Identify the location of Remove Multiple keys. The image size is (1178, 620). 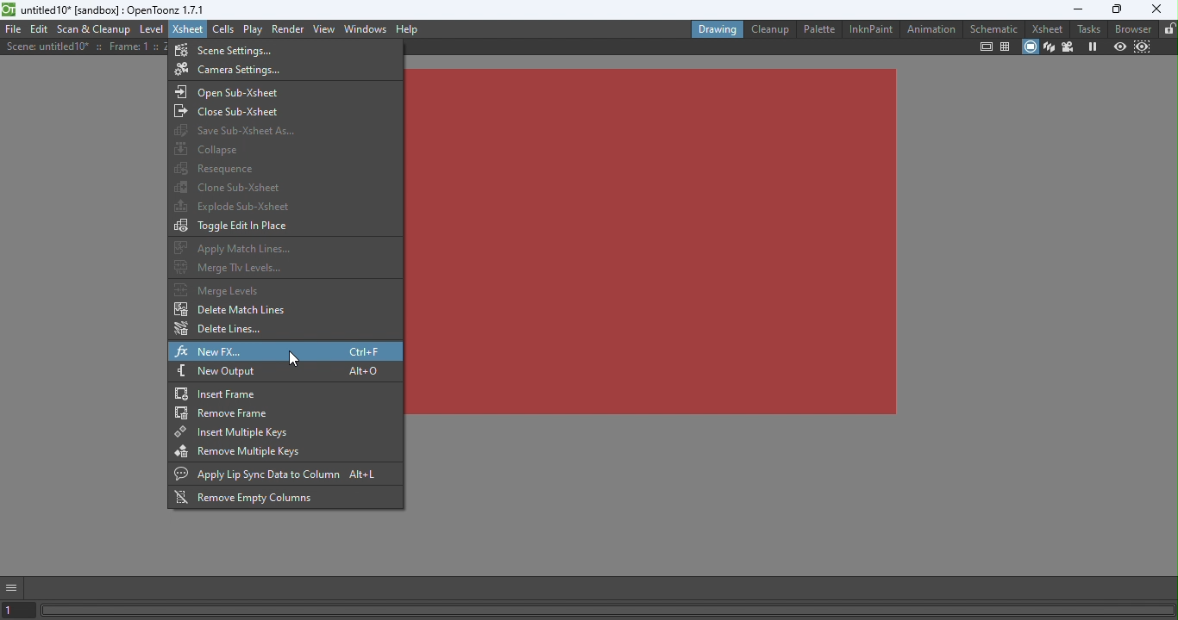
(262, 452).